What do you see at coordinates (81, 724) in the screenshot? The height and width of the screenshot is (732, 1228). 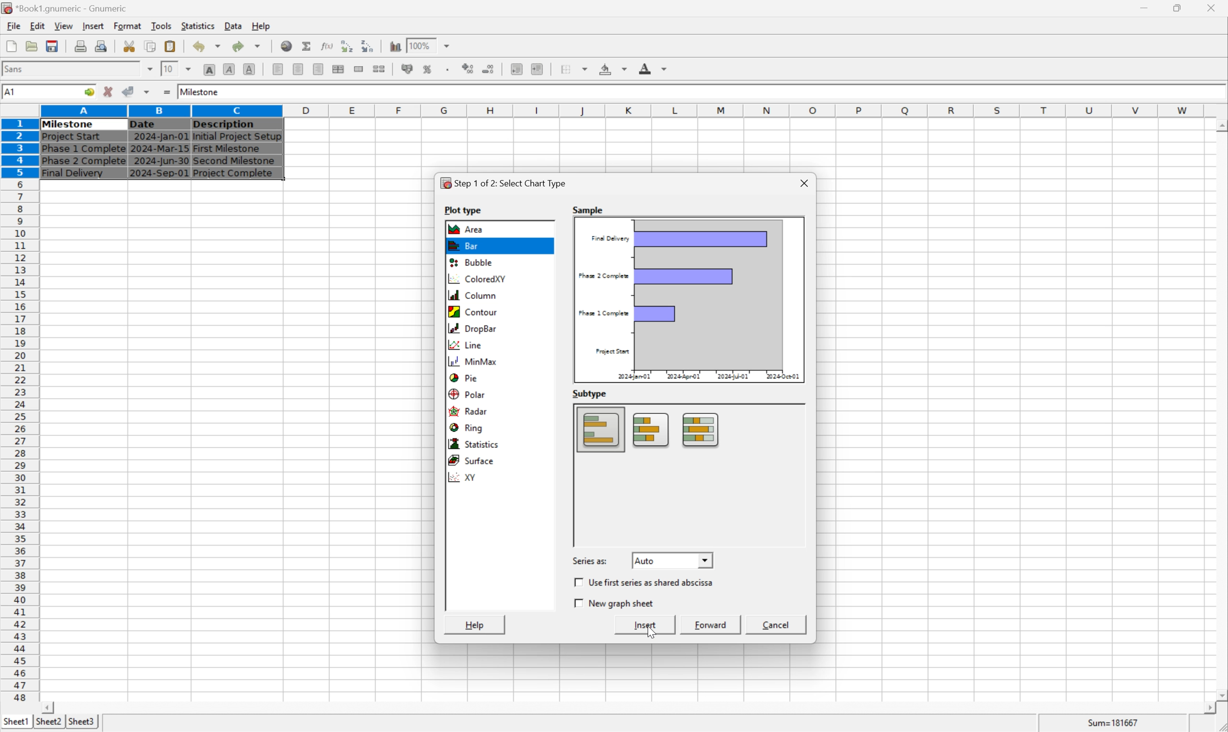 I see `sheet3` at bounding box center [81, 724].